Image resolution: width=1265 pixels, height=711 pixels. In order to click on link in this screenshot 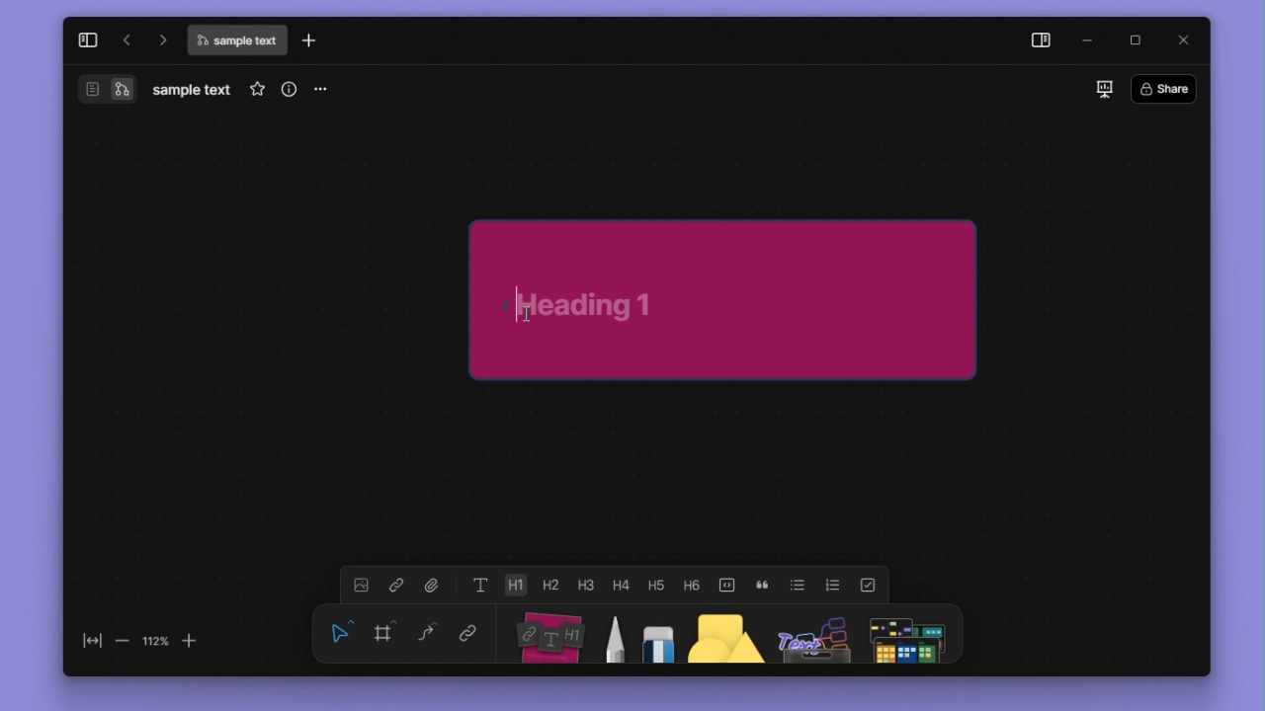, I will do `click(468, 631)`.